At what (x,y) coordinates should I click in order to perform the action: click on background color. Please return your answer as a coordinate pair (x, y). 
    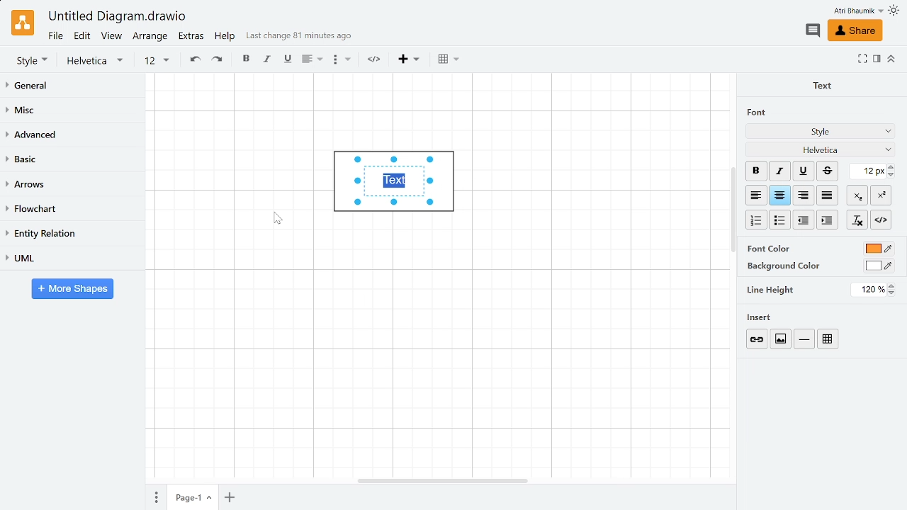
    Looking at the image, I should click on (782, 266).